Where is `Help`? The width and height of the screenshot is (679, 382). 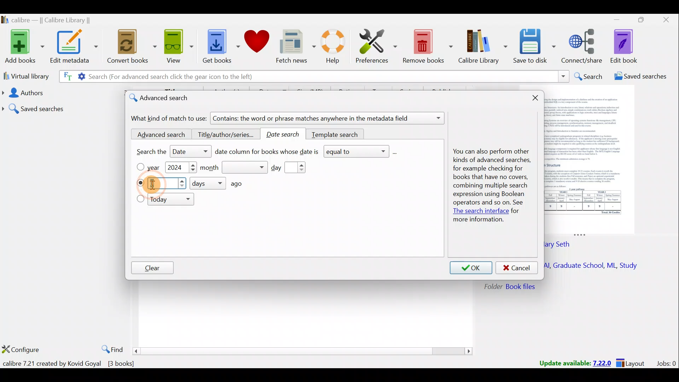
Help is located at coordinates (336, 48).